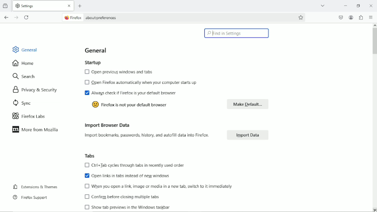 This screenshot has height=212, width=377. What do you see at coordinates (141, 83) in the screenshot?
I see `Open firefox automatically when your computer starts up` at bounding box center [141, 83].